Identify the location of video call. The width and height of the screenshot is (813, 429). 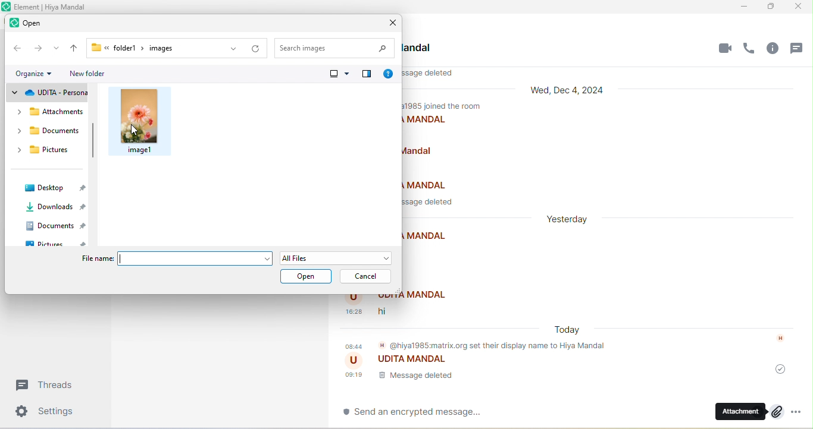
(724, 48).